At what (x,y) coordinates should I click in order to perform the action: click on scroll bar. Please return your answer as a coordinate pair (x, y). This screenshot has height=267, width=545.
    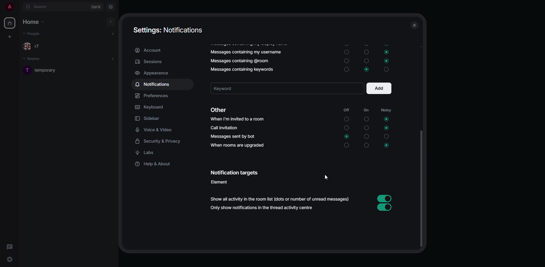
    Looking at the image, I should click on (422, 188).